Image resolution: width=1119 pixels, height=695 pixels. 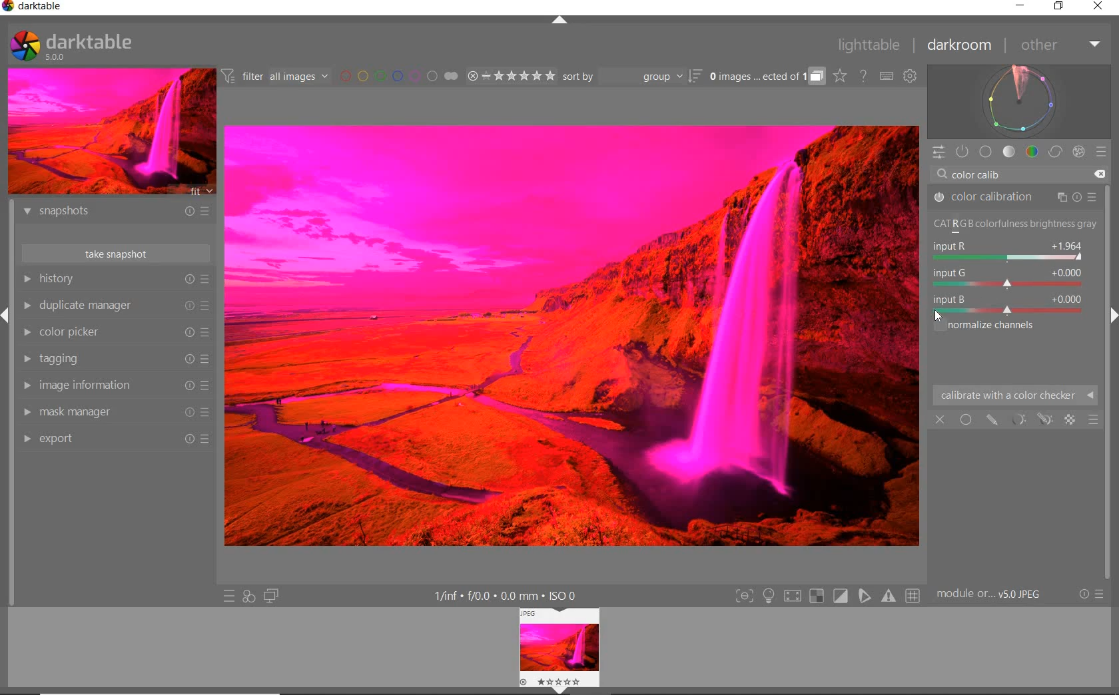 I want to click on Expand/Collapse, so click(x=562, y=690).